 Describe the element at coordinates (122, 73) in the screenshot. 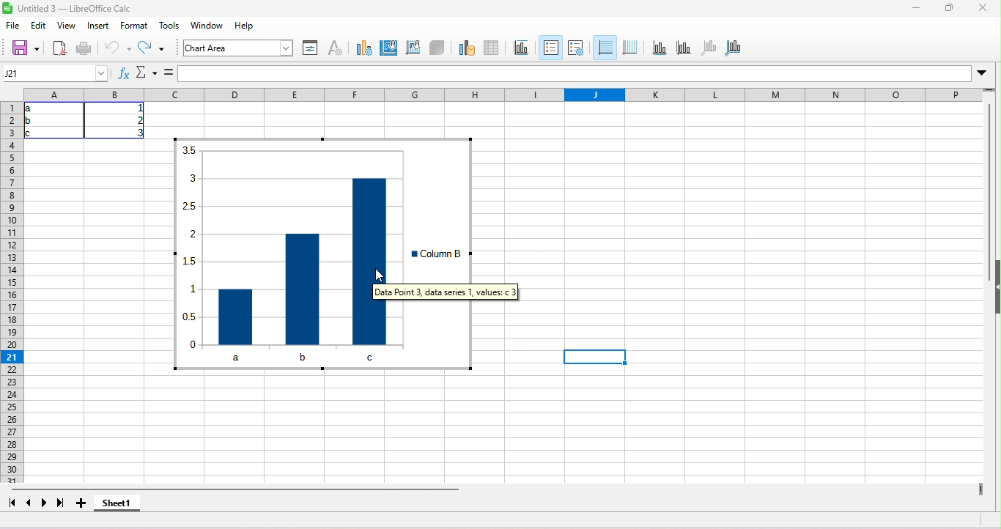

I see `functions wizerd` at that location.